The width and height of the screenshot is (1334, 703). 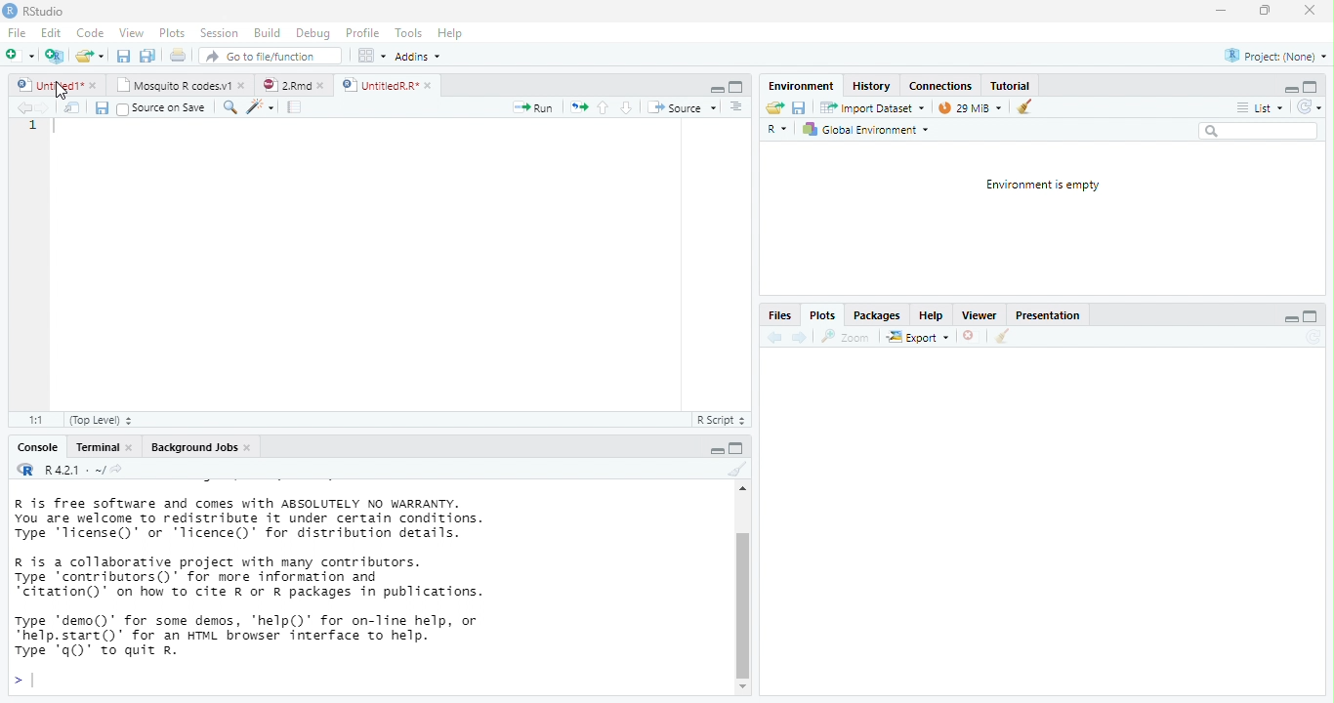 What do you see at coordinates (969, 107) in the screenshot?
I see `28 MiB` at bounding box center [969, 107].